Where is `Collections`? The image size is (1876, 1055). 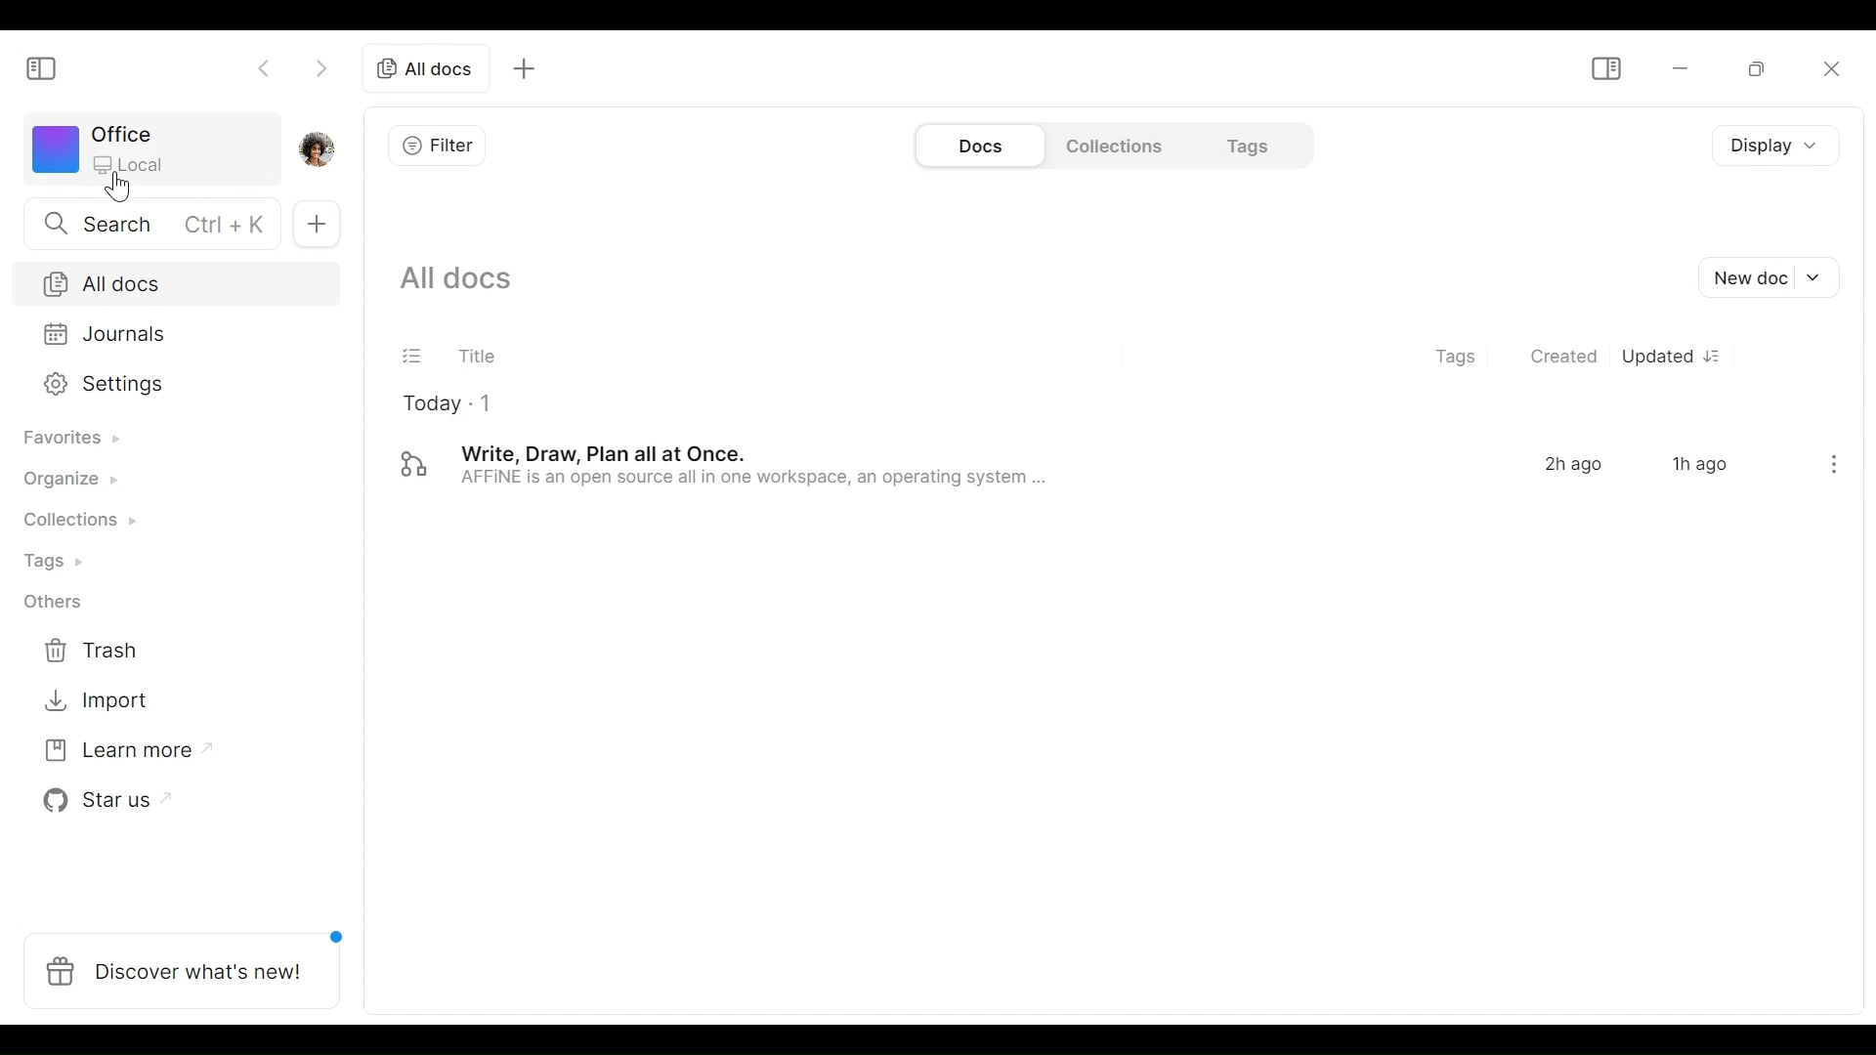 Collections is located at coordinates (1111, 147).